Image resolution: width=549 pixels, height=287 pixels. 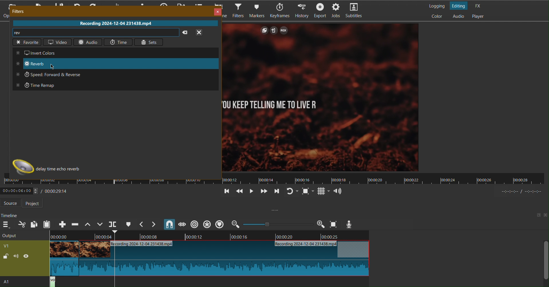 I want to click on Speed: Forward & Reverse, so click(x=54, y=74).